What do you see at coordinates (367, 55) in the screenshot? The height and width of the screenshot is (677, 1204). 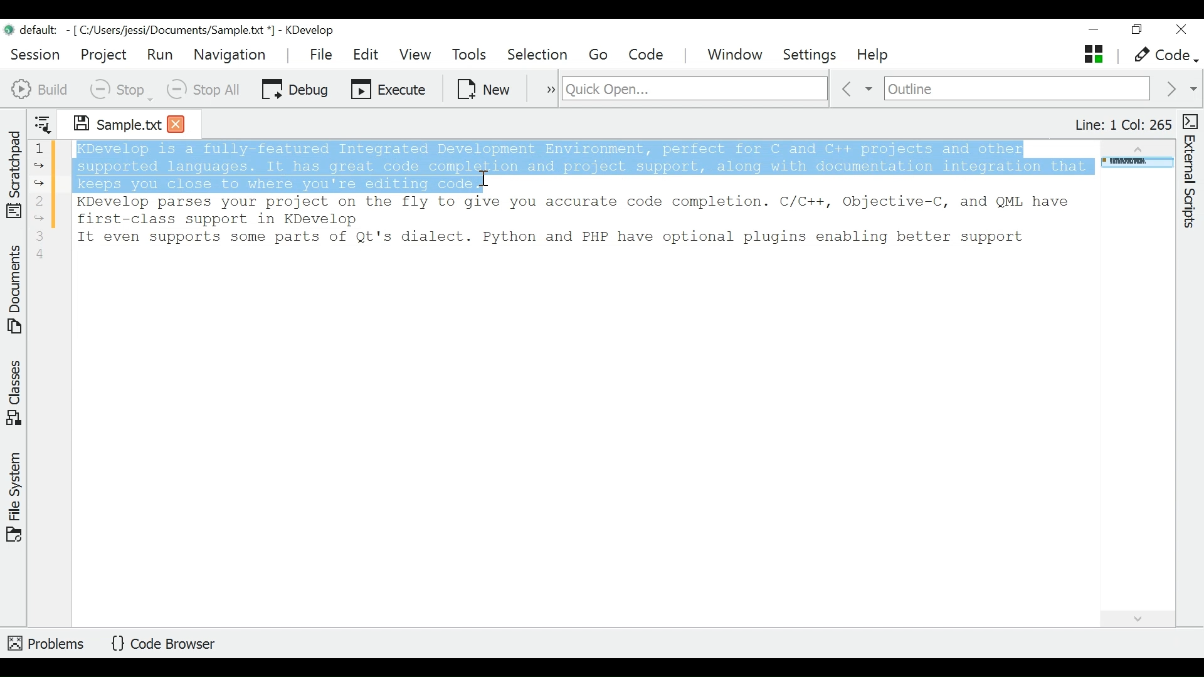 I see `Edit` at bounding box center [367, 55].